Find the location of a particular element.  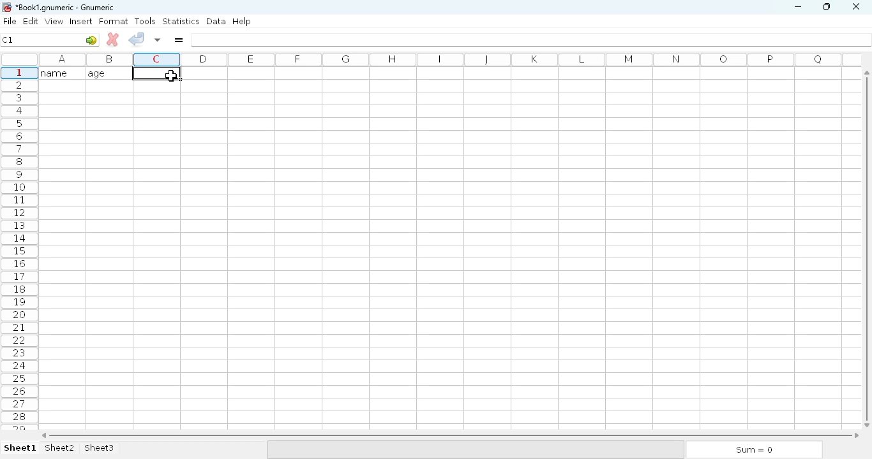

tools is located at coordinates (145, 21).